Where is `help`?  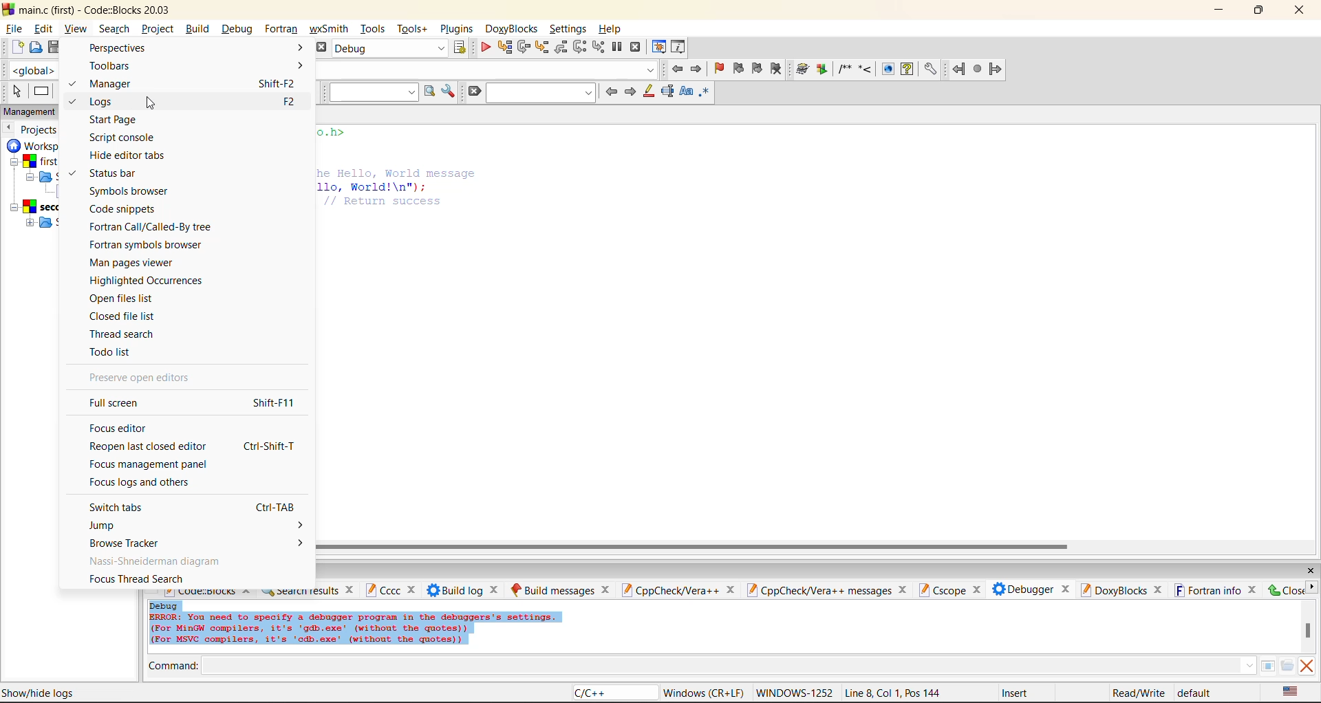
help is located at coordinates (611, 29).